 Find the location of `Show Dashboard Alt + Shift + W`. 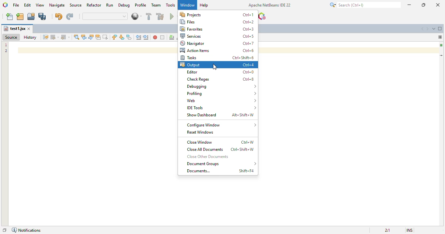

Show Dashboard Alt + Shift + W is located at coordinates (220, 114).